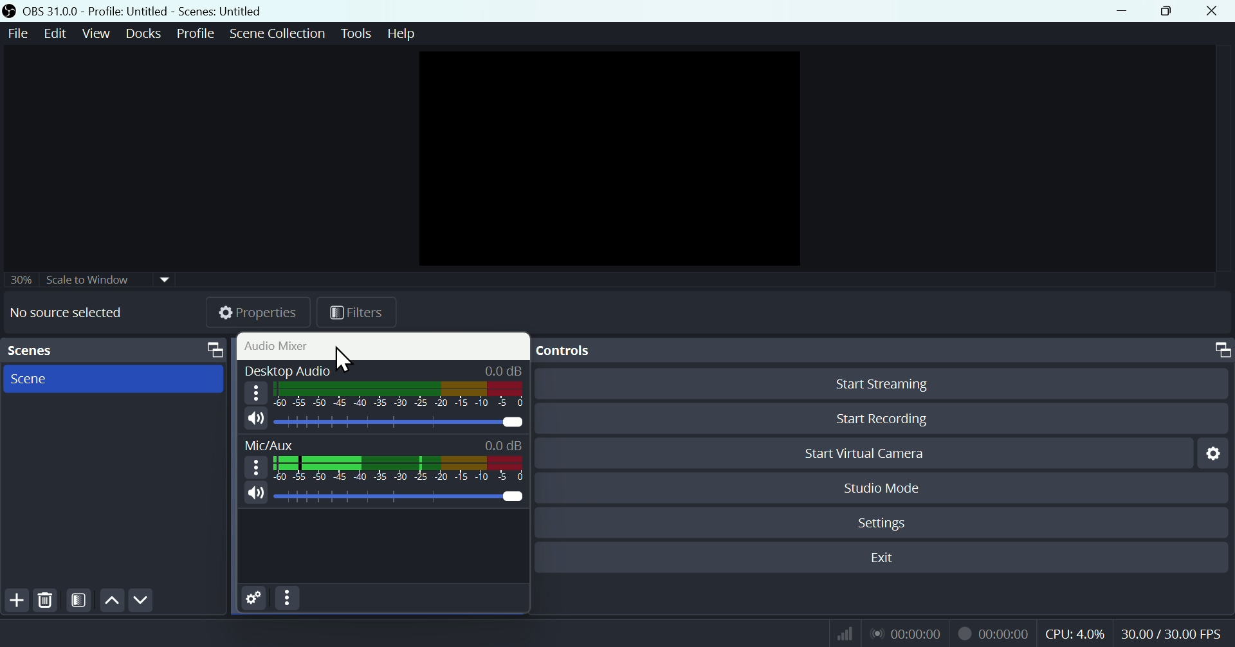 This screenshot has height=647, width=1235. Describe the element at coordinates (114, 379) in the screenshot. I see `scene` at that location.